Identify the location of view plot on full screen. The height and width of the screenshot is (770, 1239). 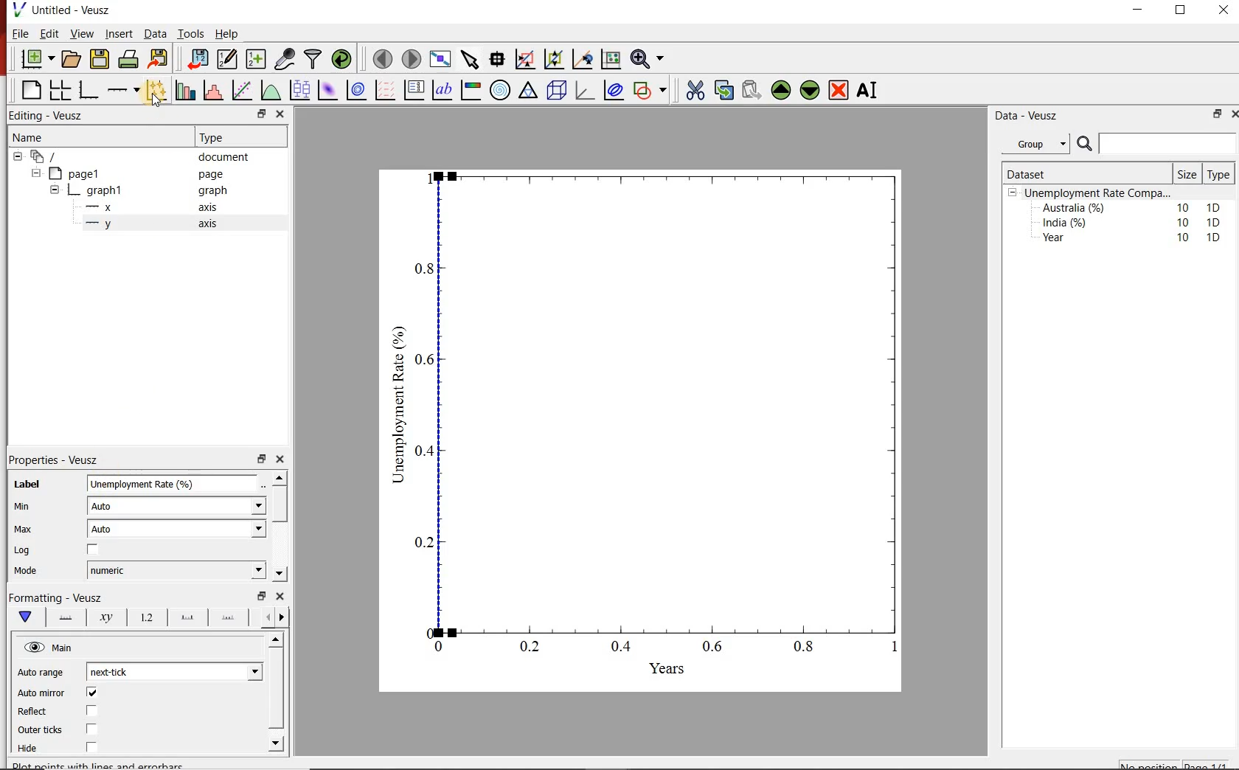
(442, 58).